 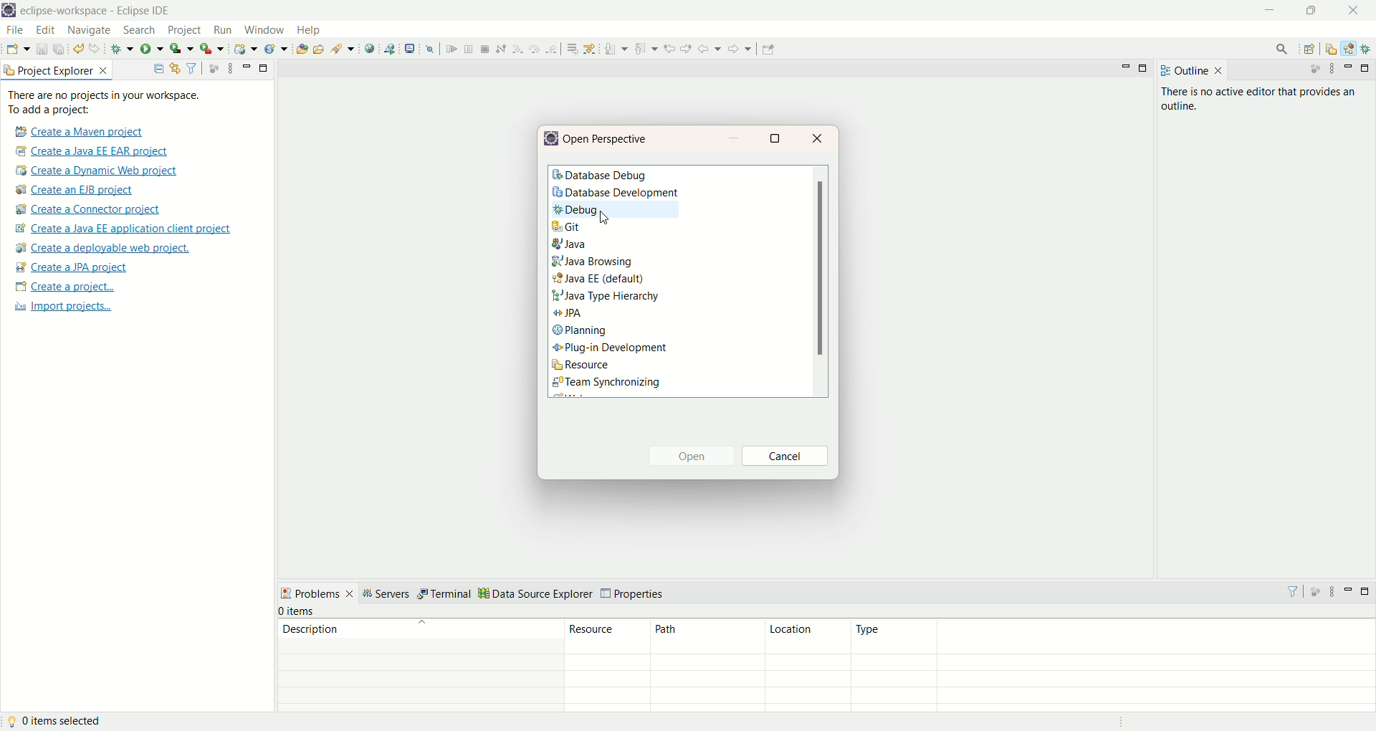 What do you see at coordinates (1365, 70) in the screenshot?
I see `maximize` at bounding box center [1365, 70].